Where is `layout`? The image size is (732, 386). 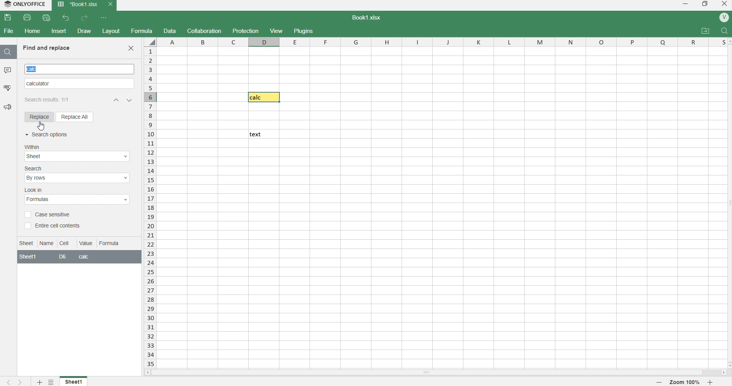 layout is located at coordinates (112, 31).